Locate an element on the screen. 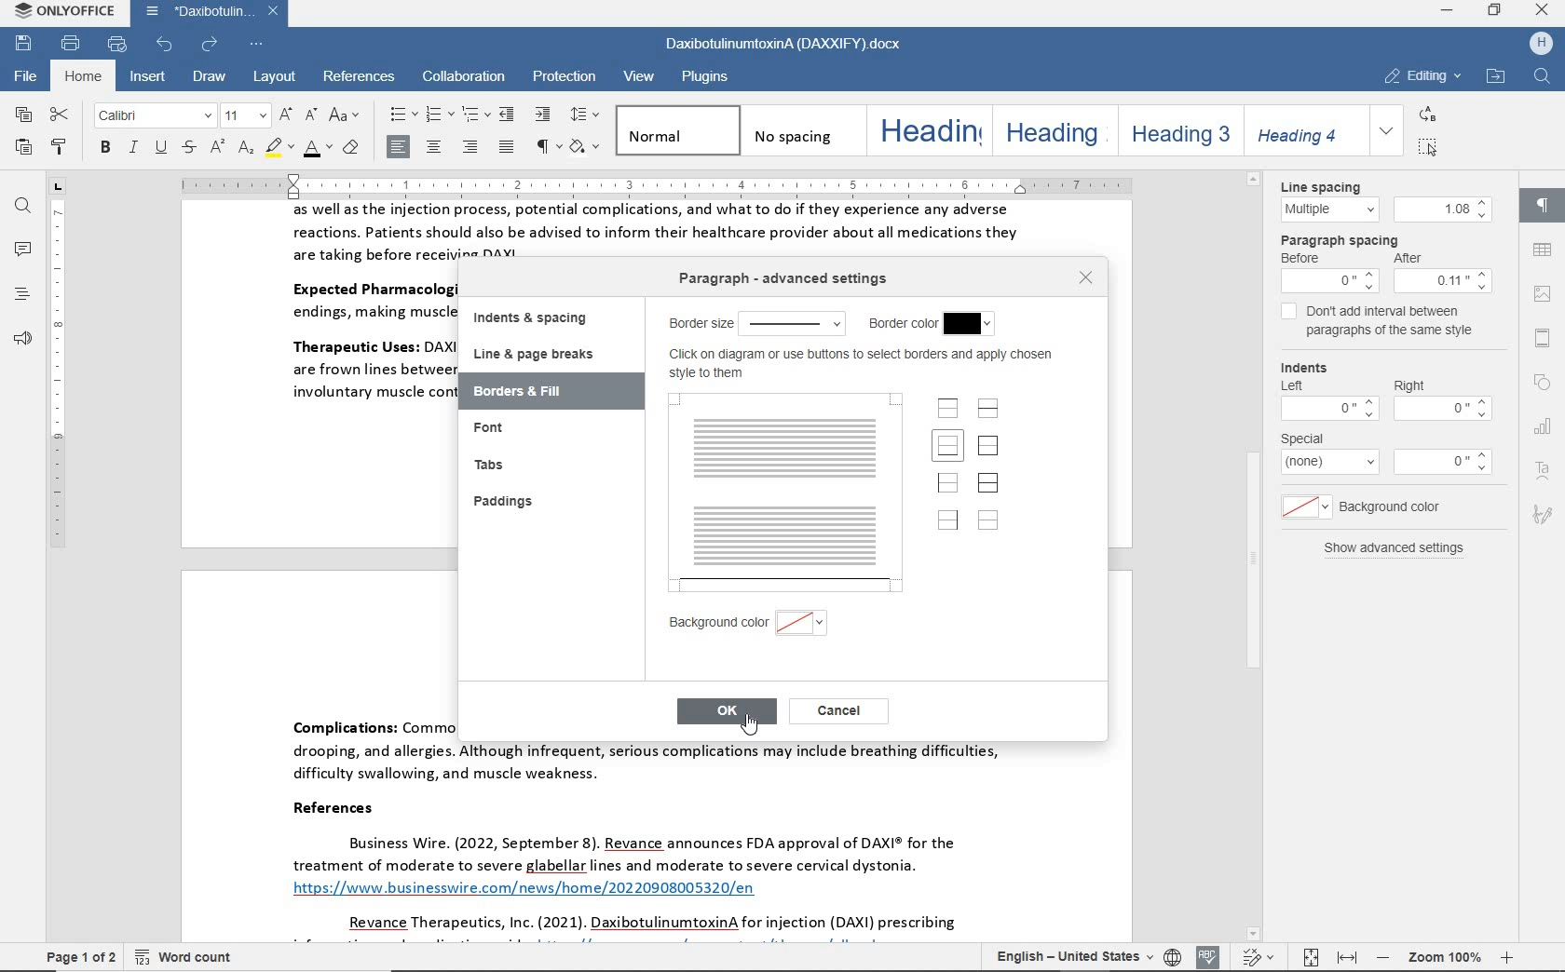 This screenshot has height=972, width=1565. set horizontal inner lines only is located at coordinates (987, 408).